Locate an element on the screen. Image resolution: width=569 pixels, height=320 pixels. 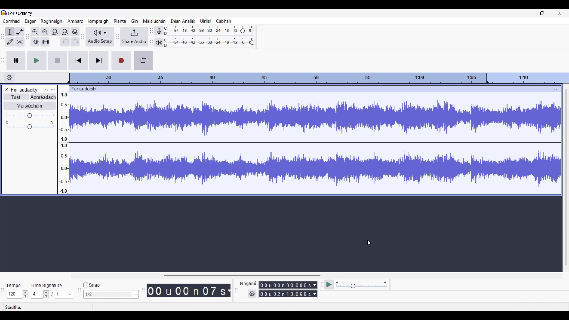
Scale to measure track length is located at coordinates (319, 78).